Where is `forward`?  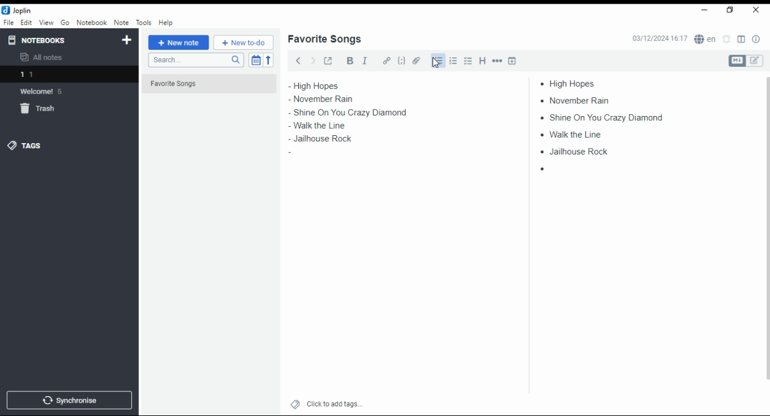
forward is located at coordinates (313, 60).